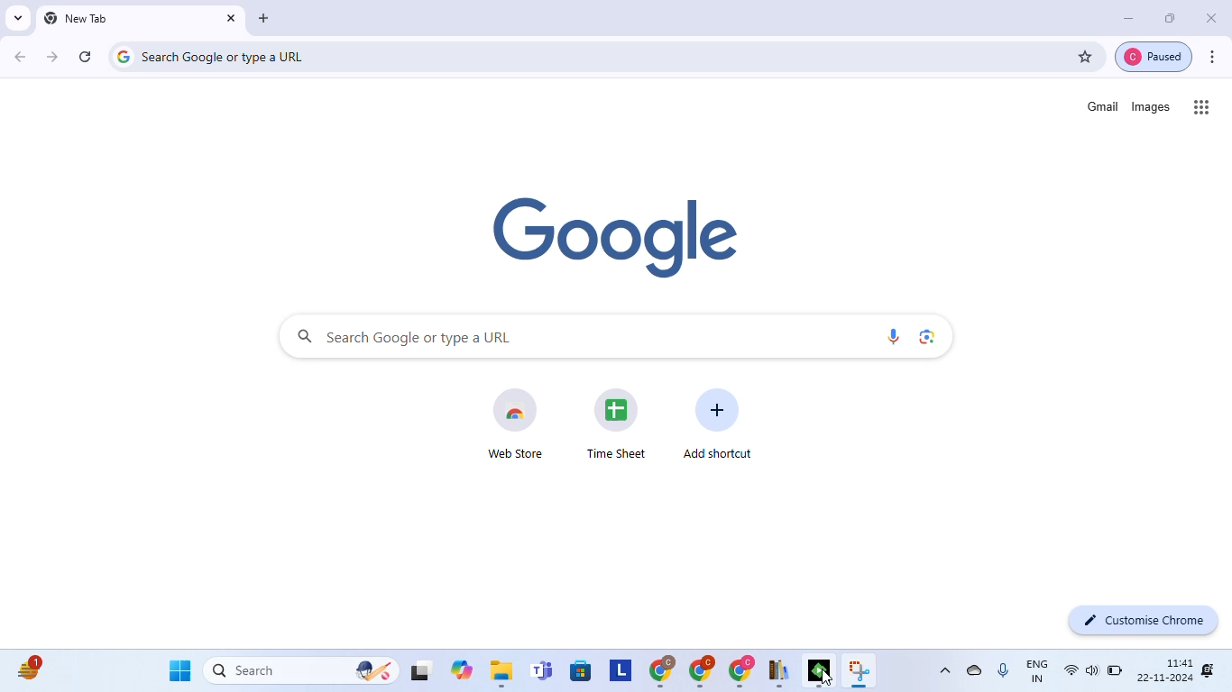 Image resolution: width=1232 pixels, height=692 pixels. I want to click on google, so click(613, 236).